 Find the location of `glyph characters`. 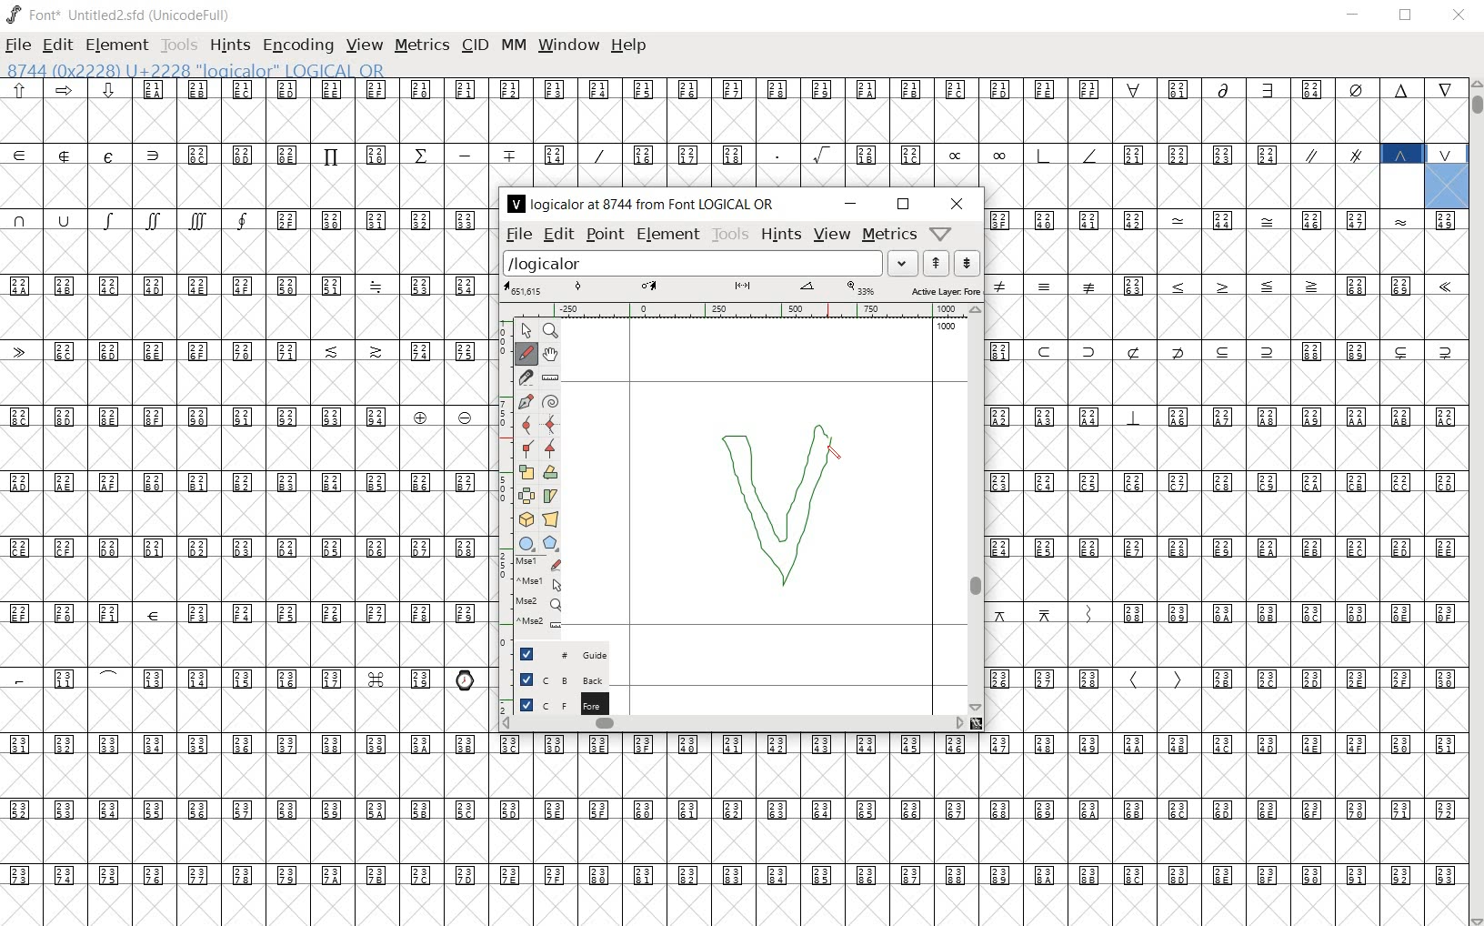

glyph characters is located at coordinates (980, 861).